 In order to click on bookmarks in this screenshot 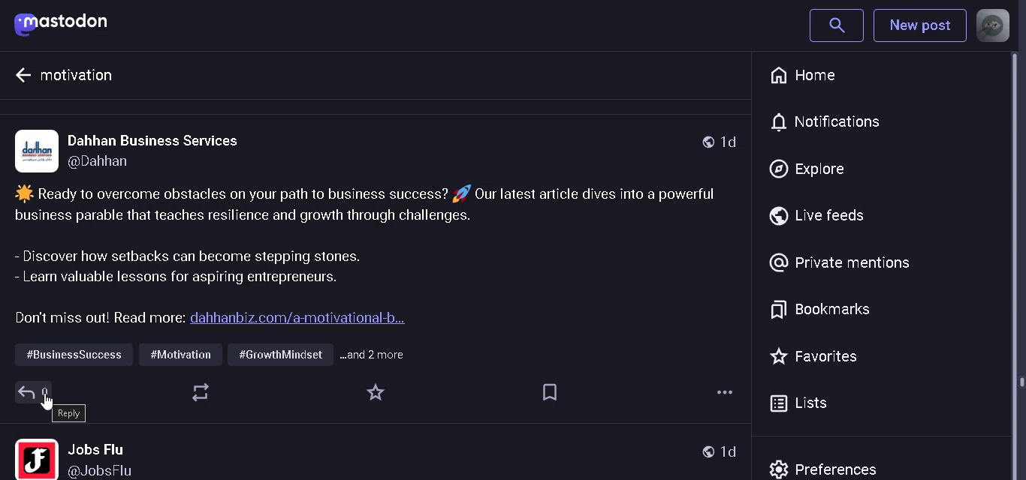, I will do `click(820, 308)`.